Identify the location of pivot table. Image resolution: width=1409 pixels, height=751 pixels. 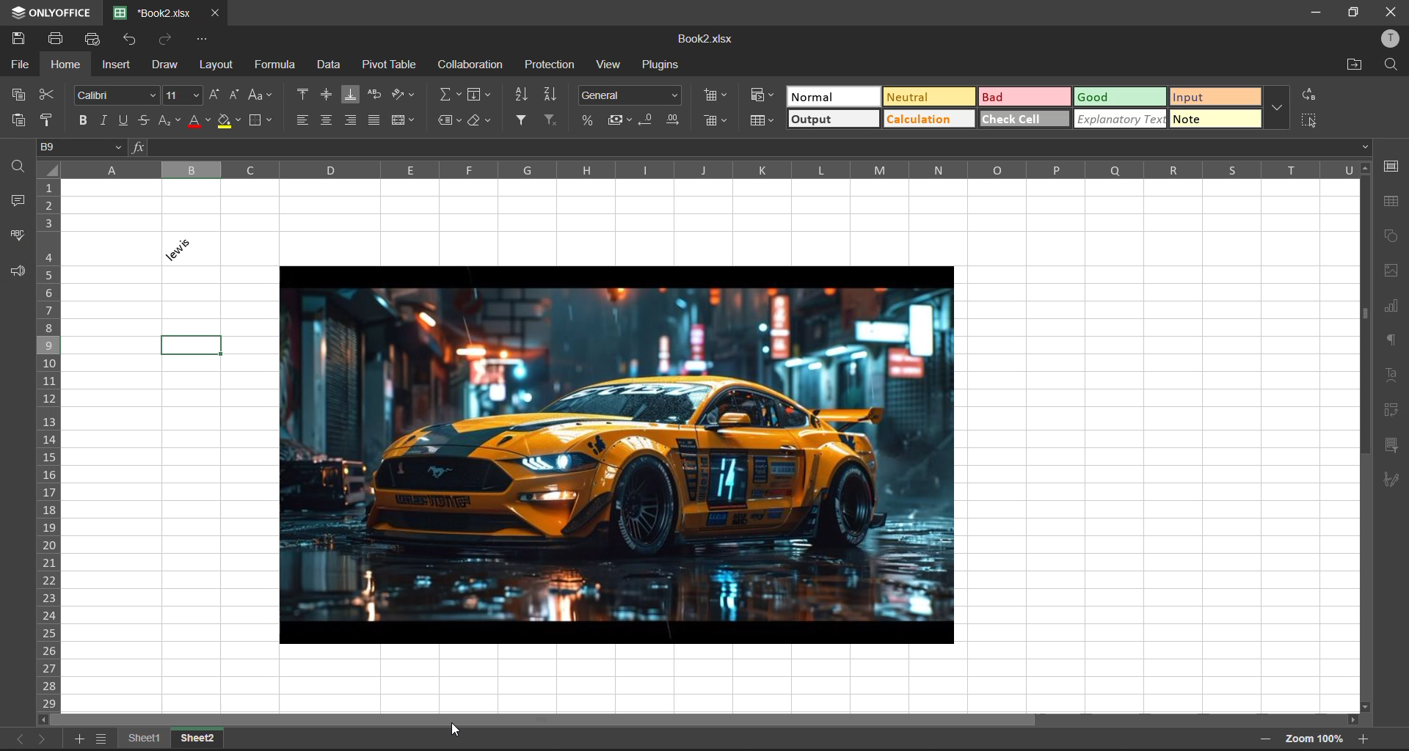
(1395, 411).